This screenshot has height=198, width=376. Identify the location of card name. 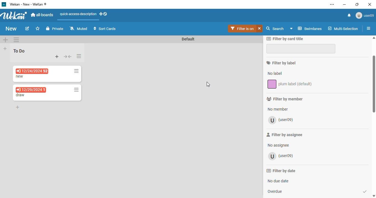
(20, 95).